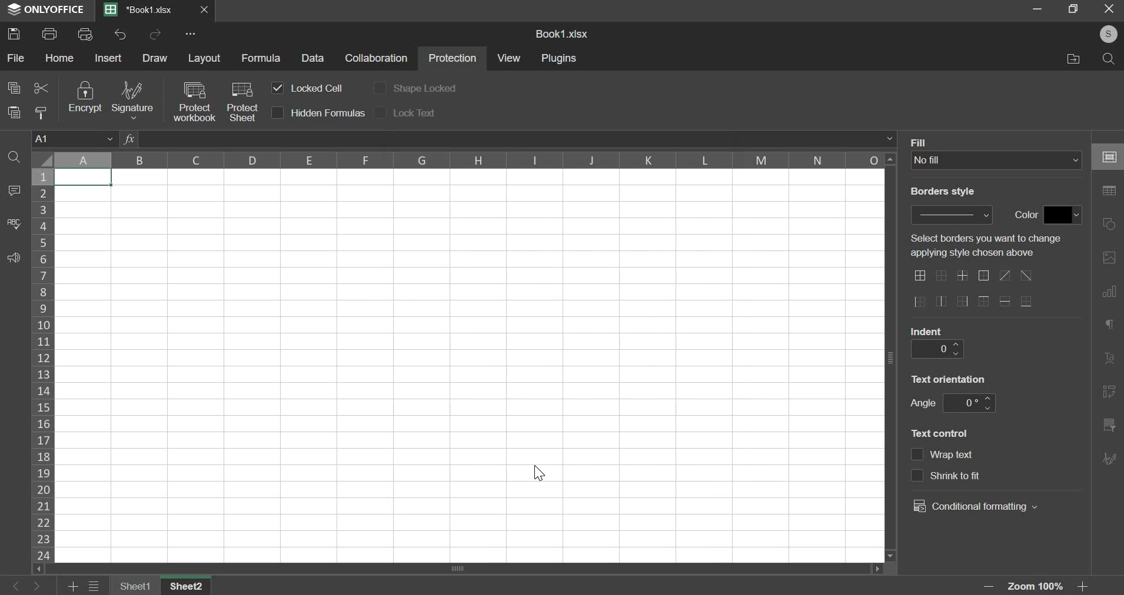 The width and height of the screenshot is (1124, 595). What do you see at coordinates (917, 476) in the screenshot?
I see `checkbox` at bounding box center [917, 476].